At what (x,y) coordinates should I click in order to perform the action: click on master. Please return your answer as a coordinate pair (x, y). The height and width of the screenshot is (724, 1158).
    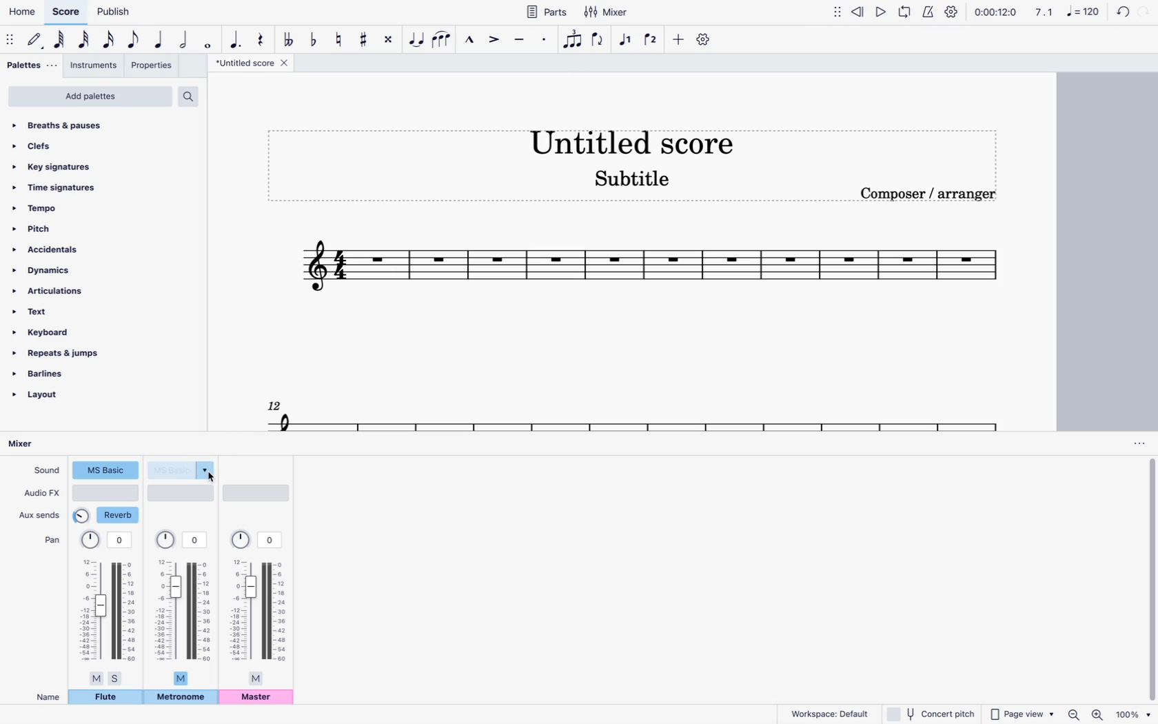
    Looking at the image, I should click on (259, 699).